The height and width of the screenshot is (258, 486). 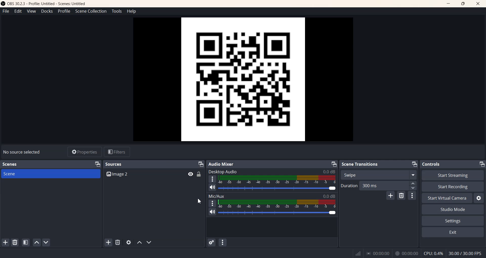 I want to click on Cursor, so click(x=200, y=201).